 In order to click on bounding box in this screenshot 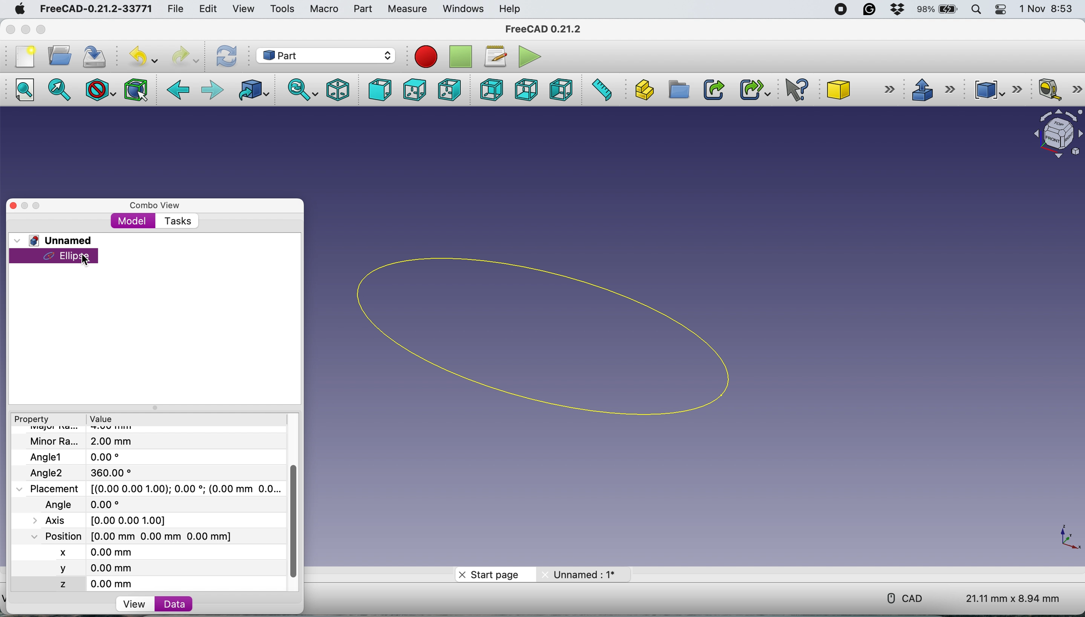, I will do `click(135, 89)`.